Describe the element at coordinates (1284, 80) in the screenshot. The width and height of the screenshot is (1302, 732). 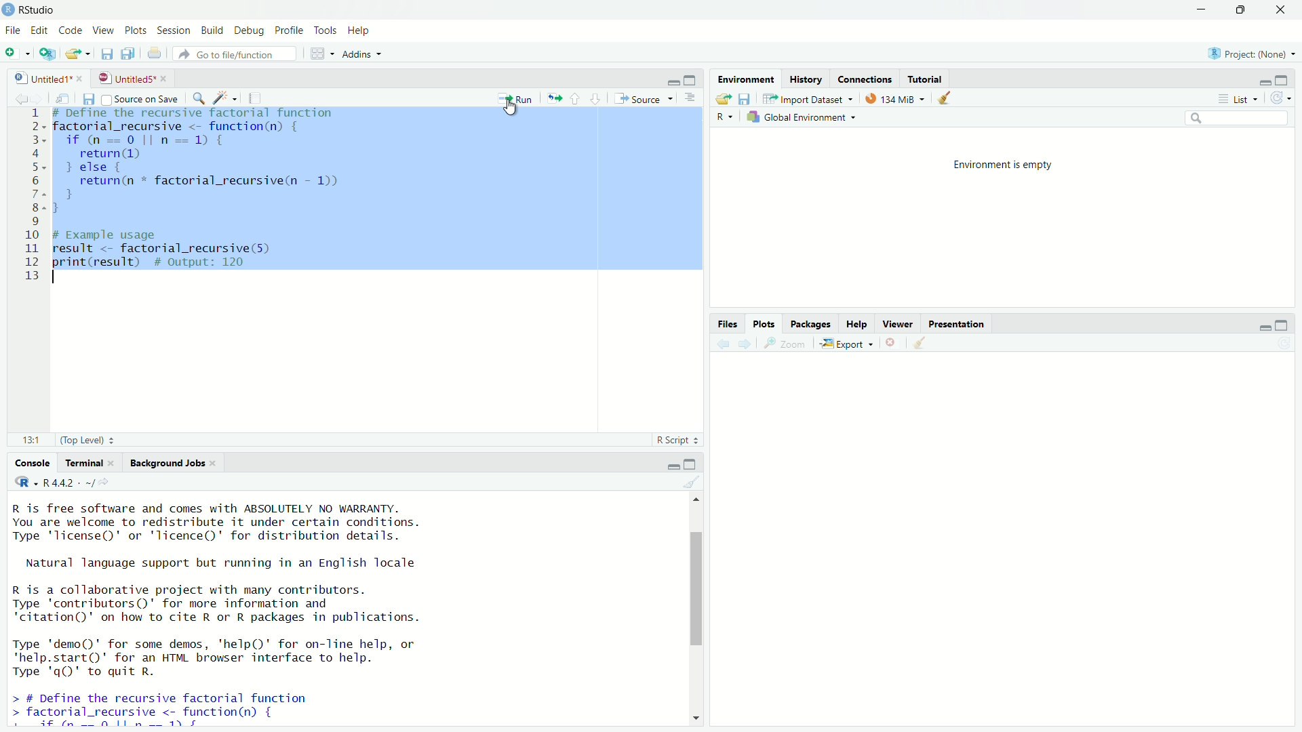
I see `Maximize` at that location.